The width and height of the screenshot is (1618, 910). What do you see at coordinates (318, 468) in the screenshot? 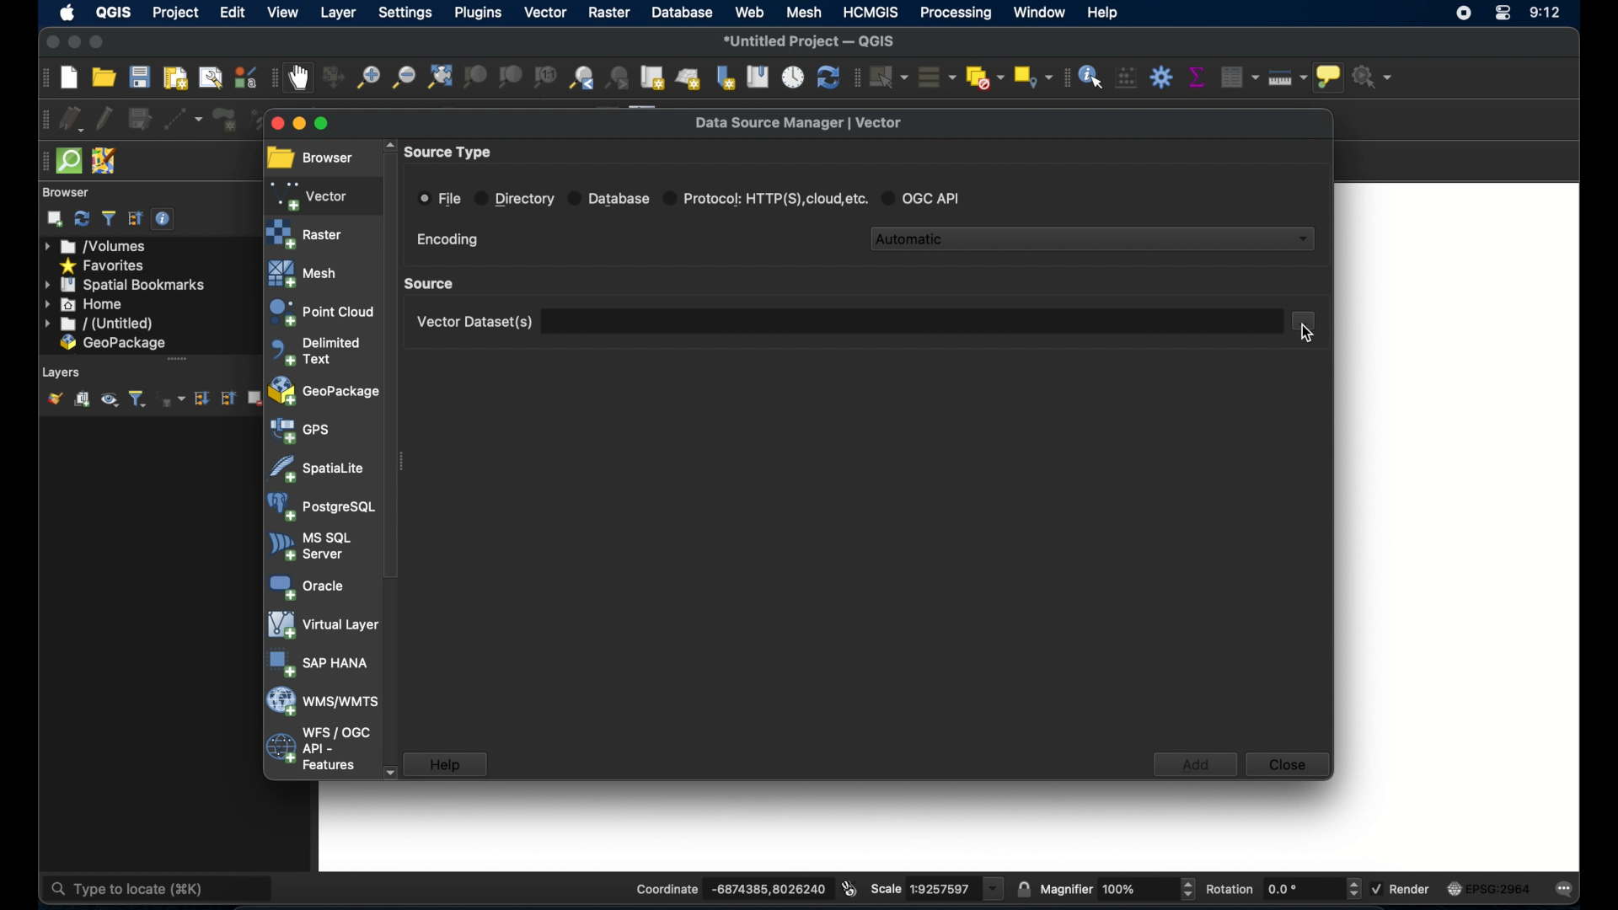
I see `spatiallite` at bounding box center [318, 468].